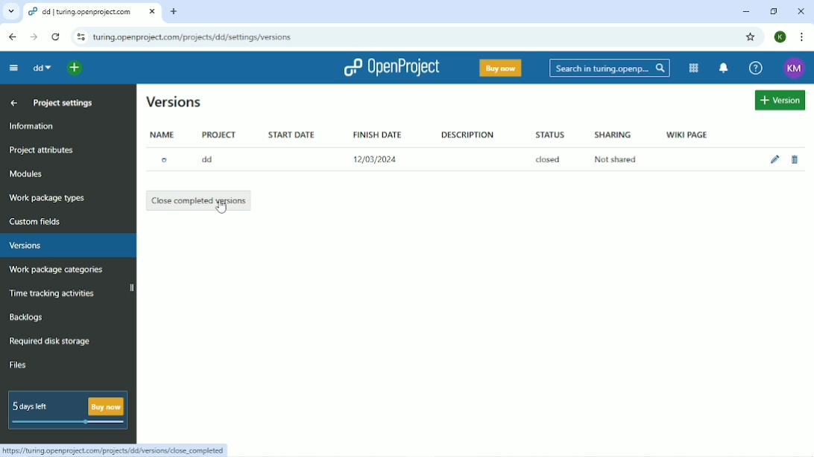 Image resolution: width=814 pixels, height=457 pixels. What do you see at coordinates (549, 159) in the screenshot?
I see `Closed` at bounding box center [549, 159].